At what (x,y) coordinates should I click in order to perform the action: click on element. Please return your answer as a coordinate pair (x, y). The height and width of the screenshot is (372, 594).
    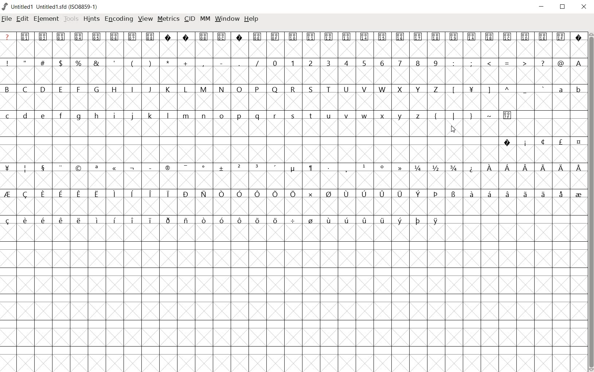
    Looking at the image, I should click on (46, 20).